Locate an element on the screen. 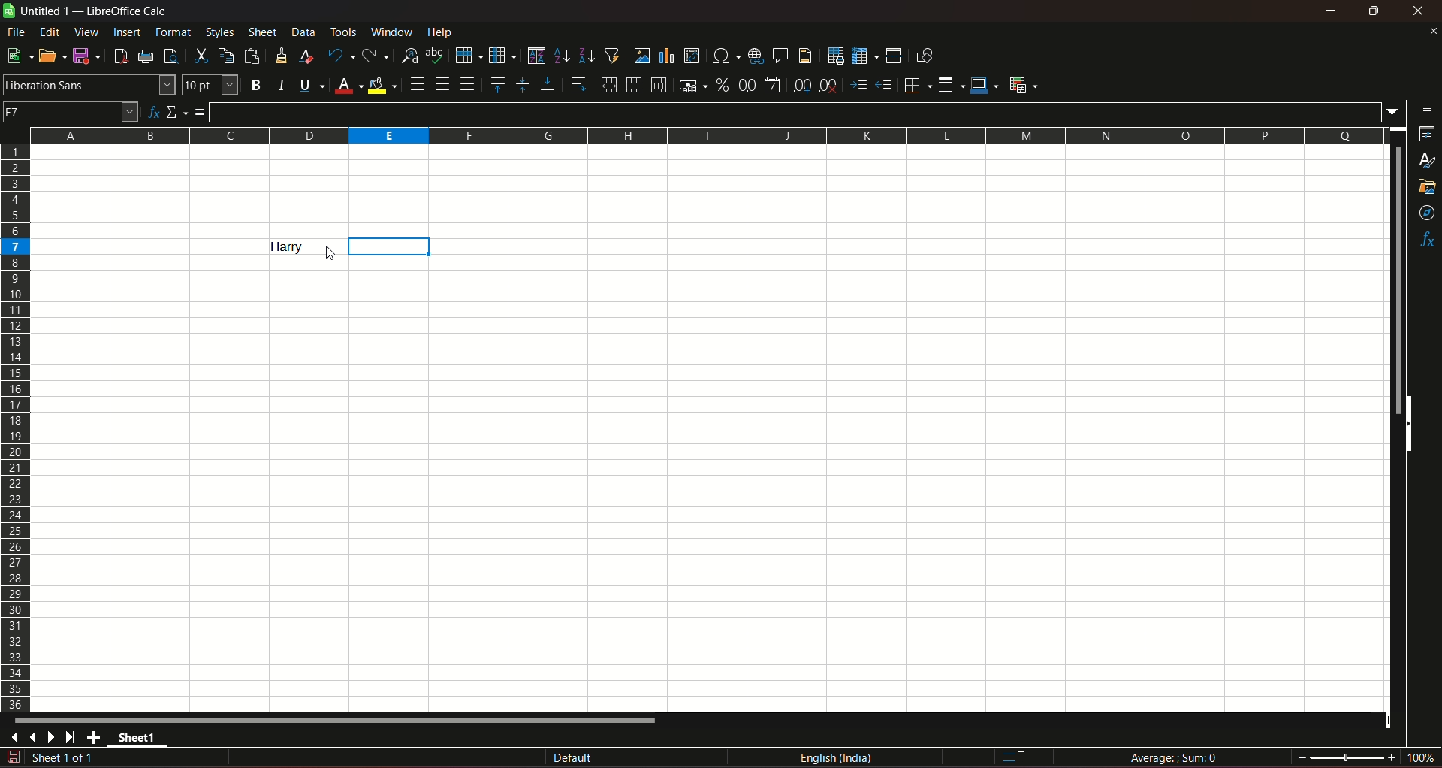  formula is located at coordinates (201, 112).